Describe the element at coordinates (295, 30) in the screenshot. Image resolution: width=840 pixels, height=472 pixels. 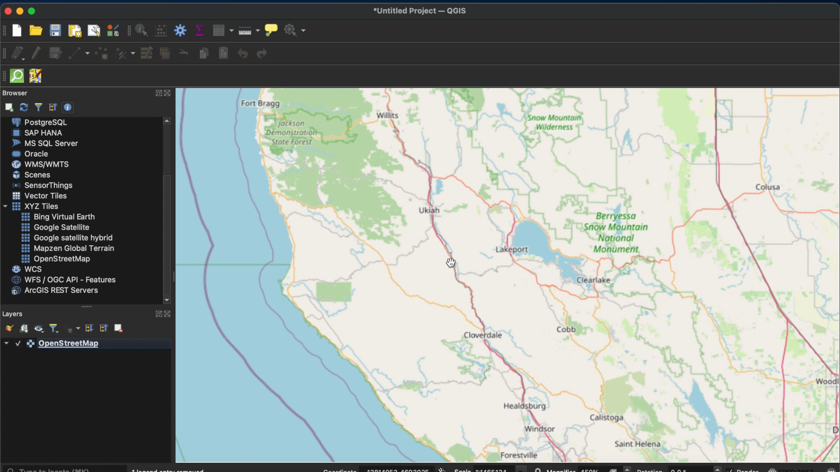
I see `no action selected` at that location.